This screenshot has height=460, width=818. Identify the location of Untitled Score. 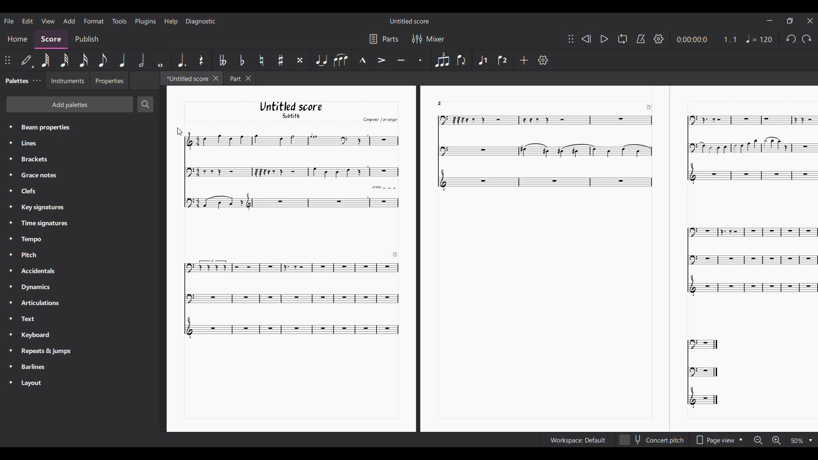
(409, 21).